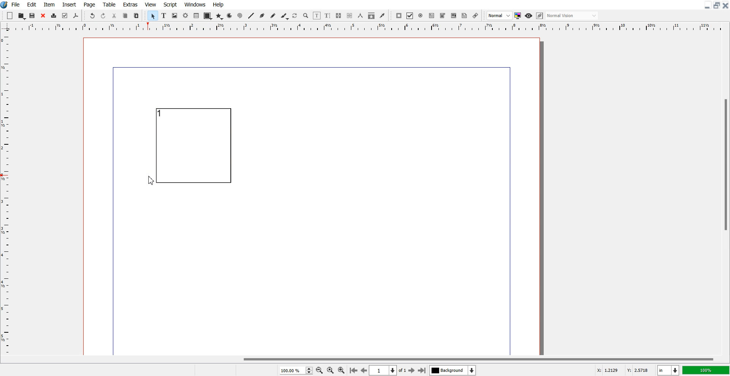  Describe the element at coordinates (330, 371) in the screenshot. I see `Zoom to 100%` at that location.